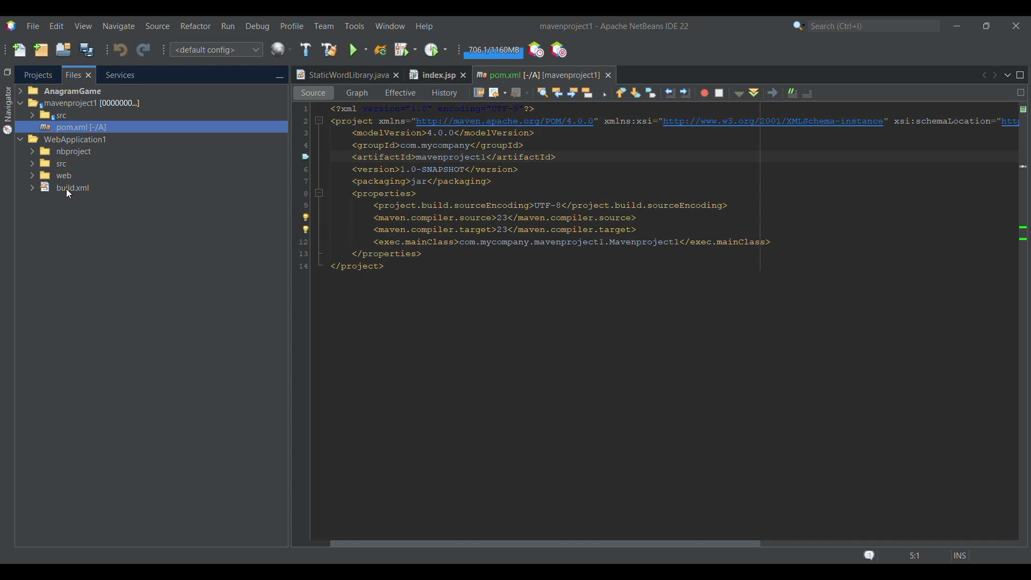 The height and width of the screenshot is (580, 1031). Describe the element at coordinates (292, 26) in the screenshot. I see `Profile menu` at that location.